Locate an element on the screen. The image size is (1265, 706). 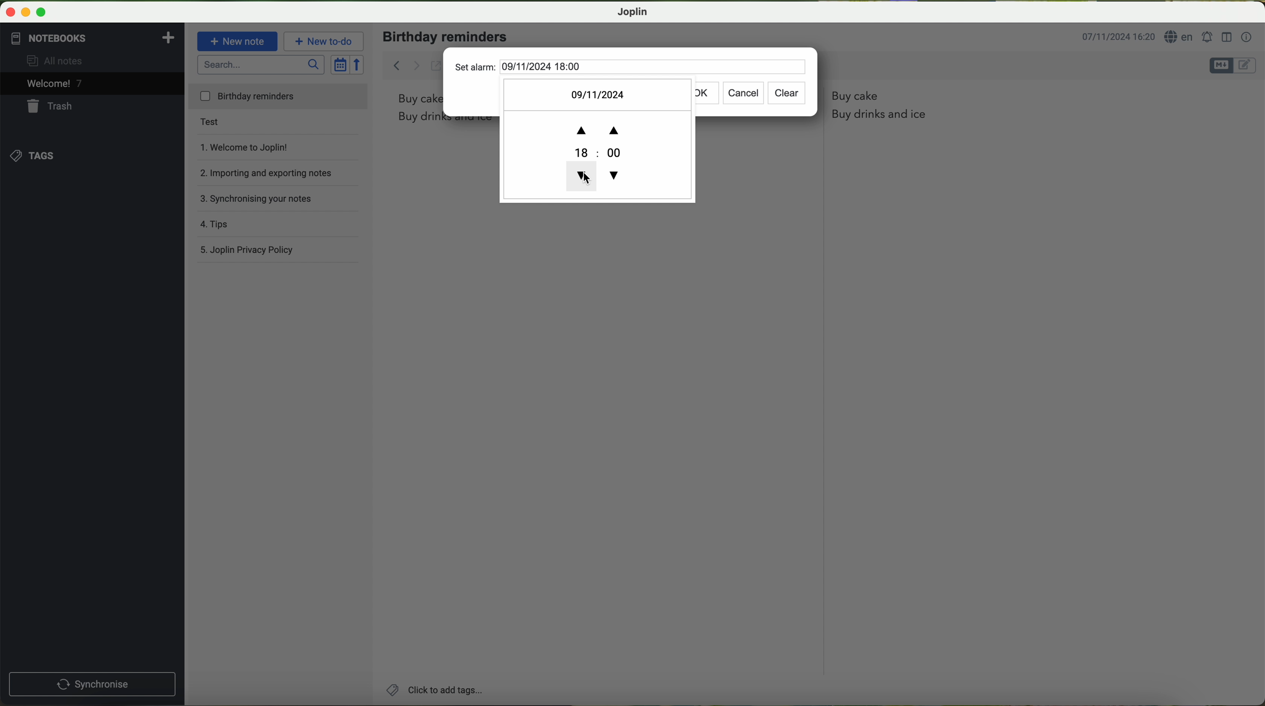
tags is located at coordinates (36, 155).